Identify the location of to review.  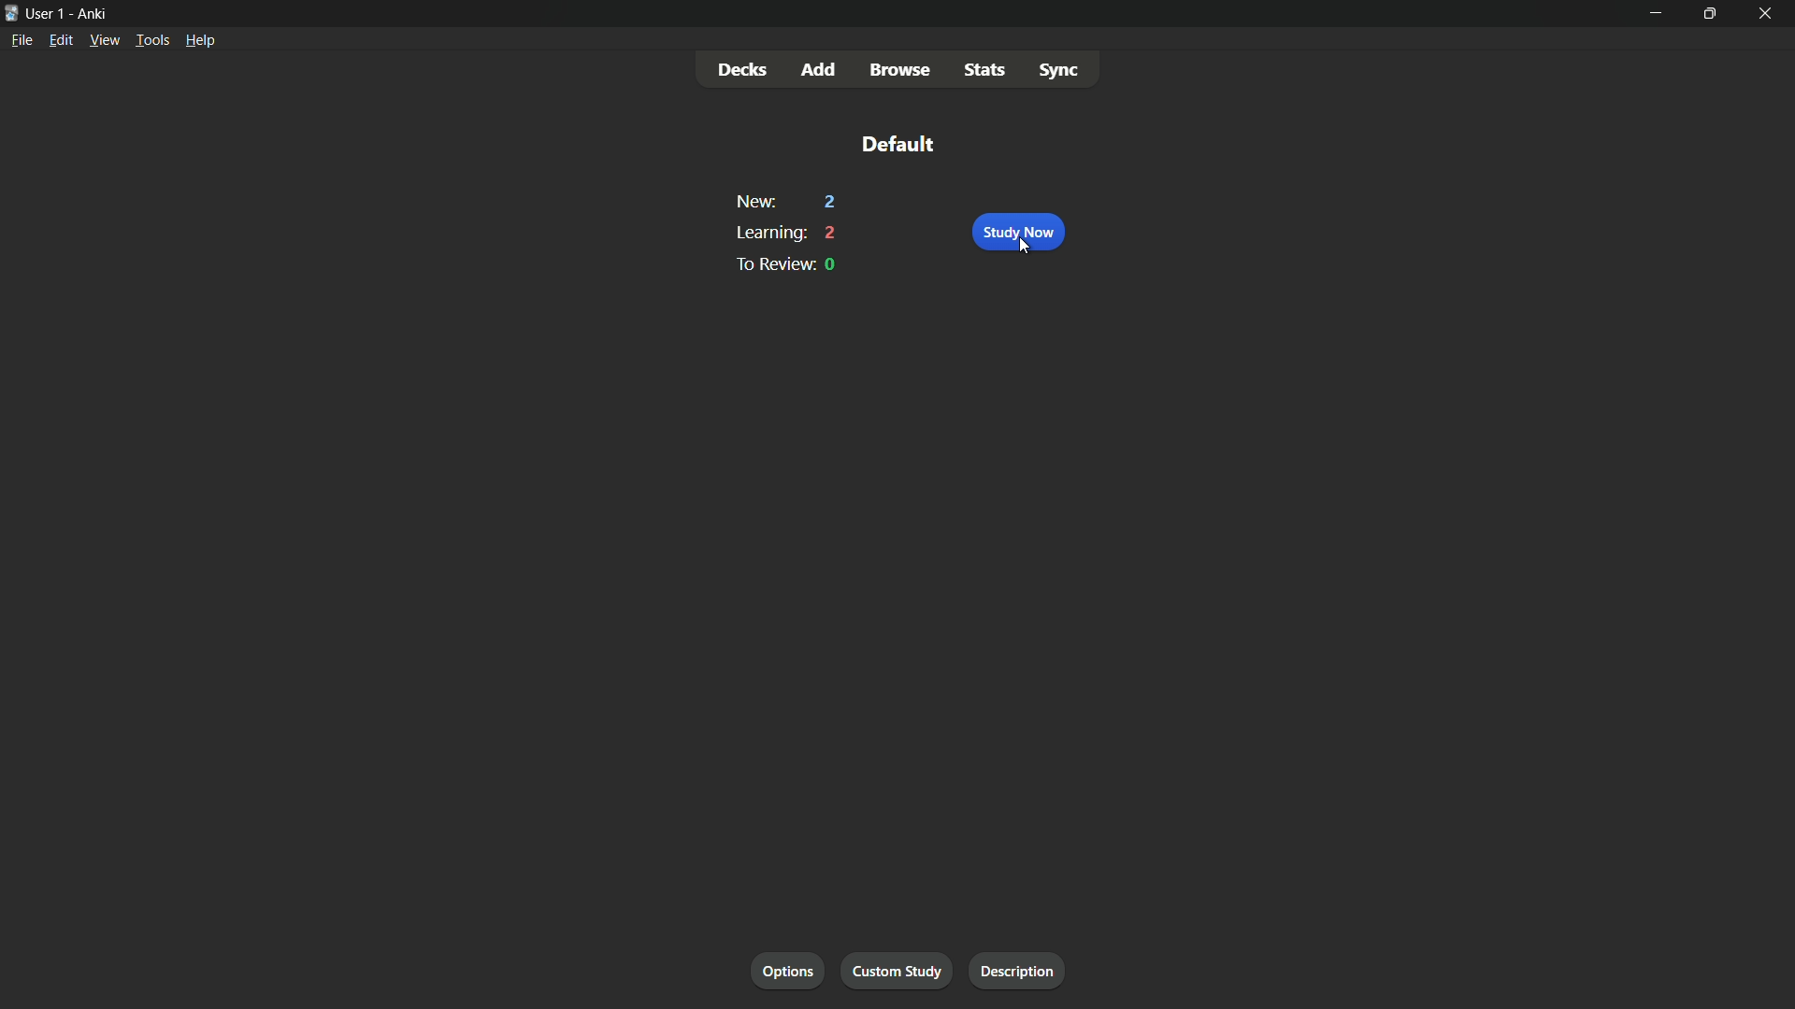
(775, 265).